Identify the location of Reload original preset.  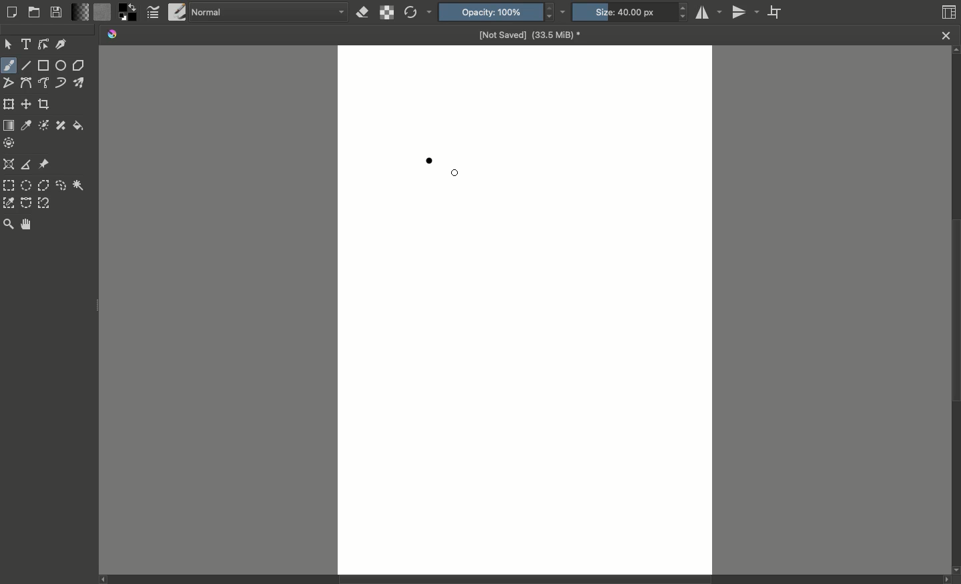
(418, 13).